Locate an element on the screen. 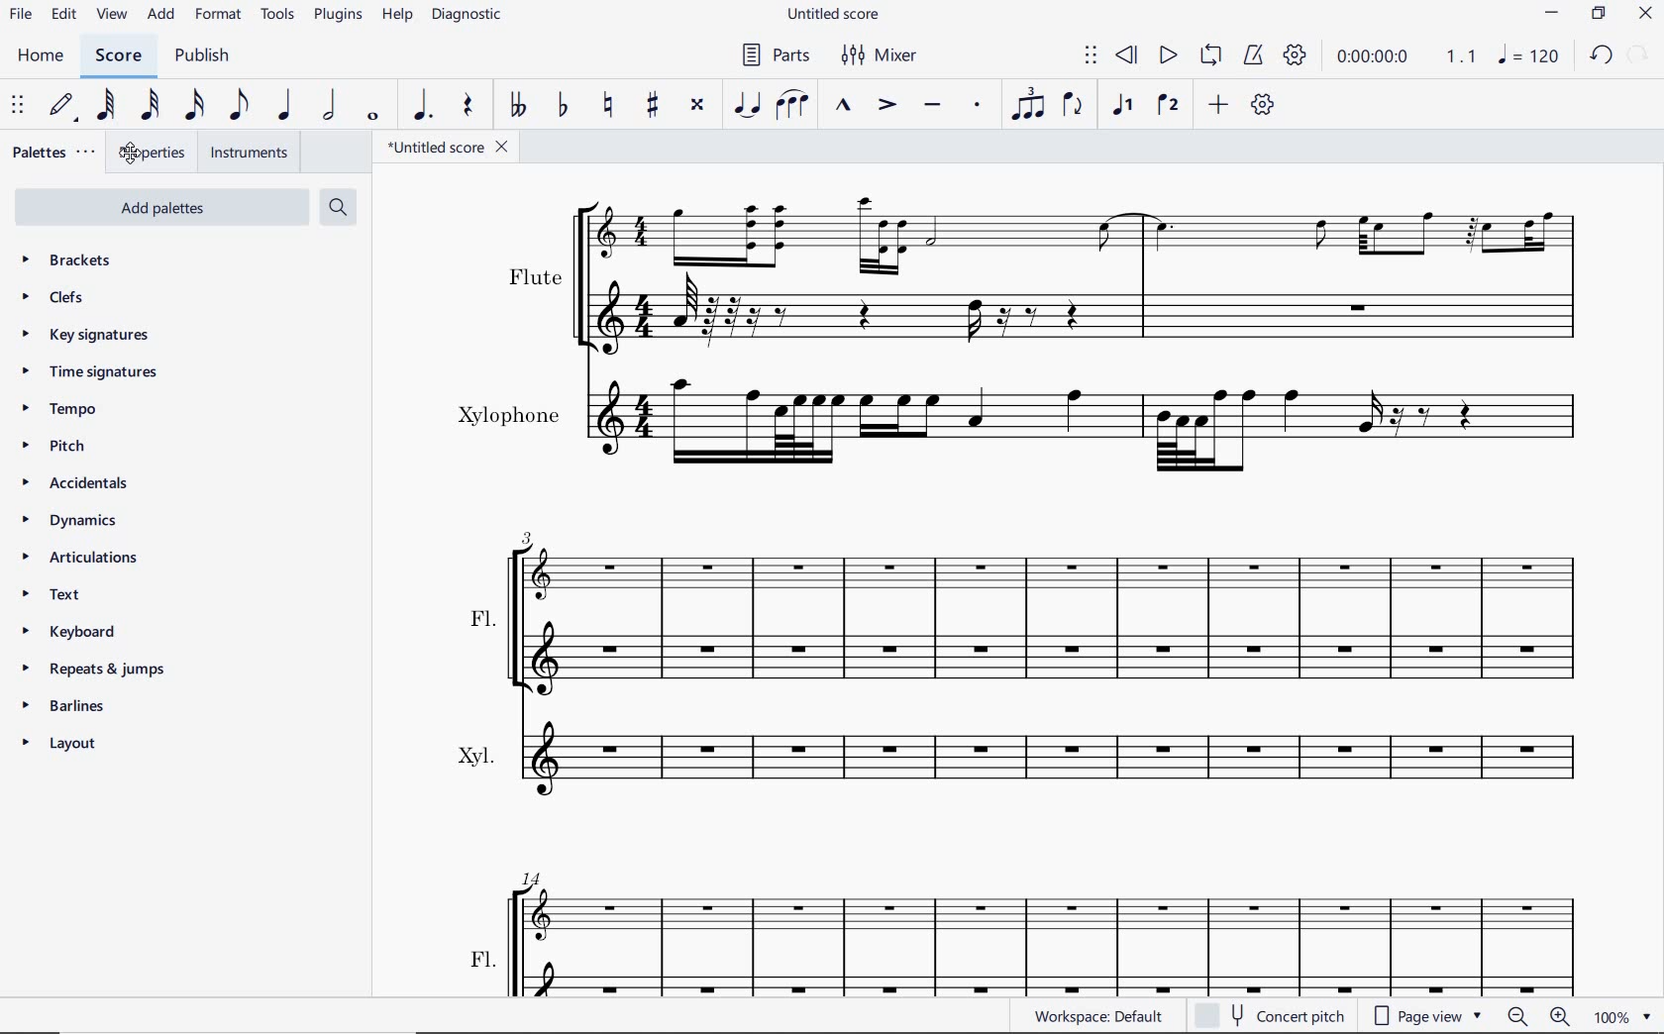 This screenshot has height=1034, width=1664. 32ND NOTE is located at coordinates (147, 106).